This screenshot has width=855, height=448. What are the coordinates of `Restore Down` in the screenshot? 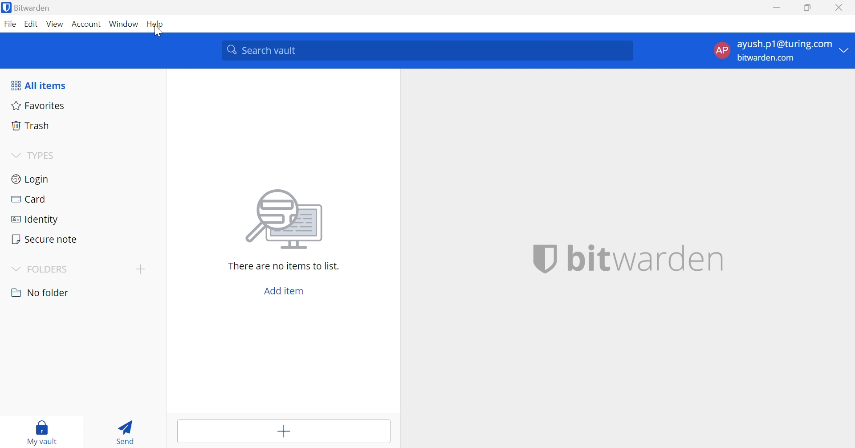 It's located at (810, 8).